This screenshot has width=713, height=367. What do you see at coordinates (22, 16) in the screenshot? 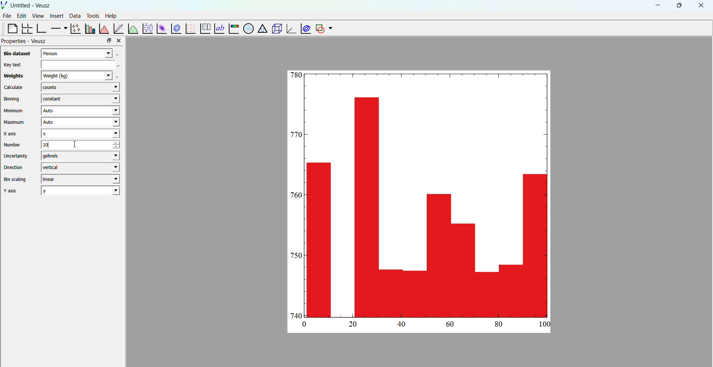
I see `edit` at bounding box center [22, 16].